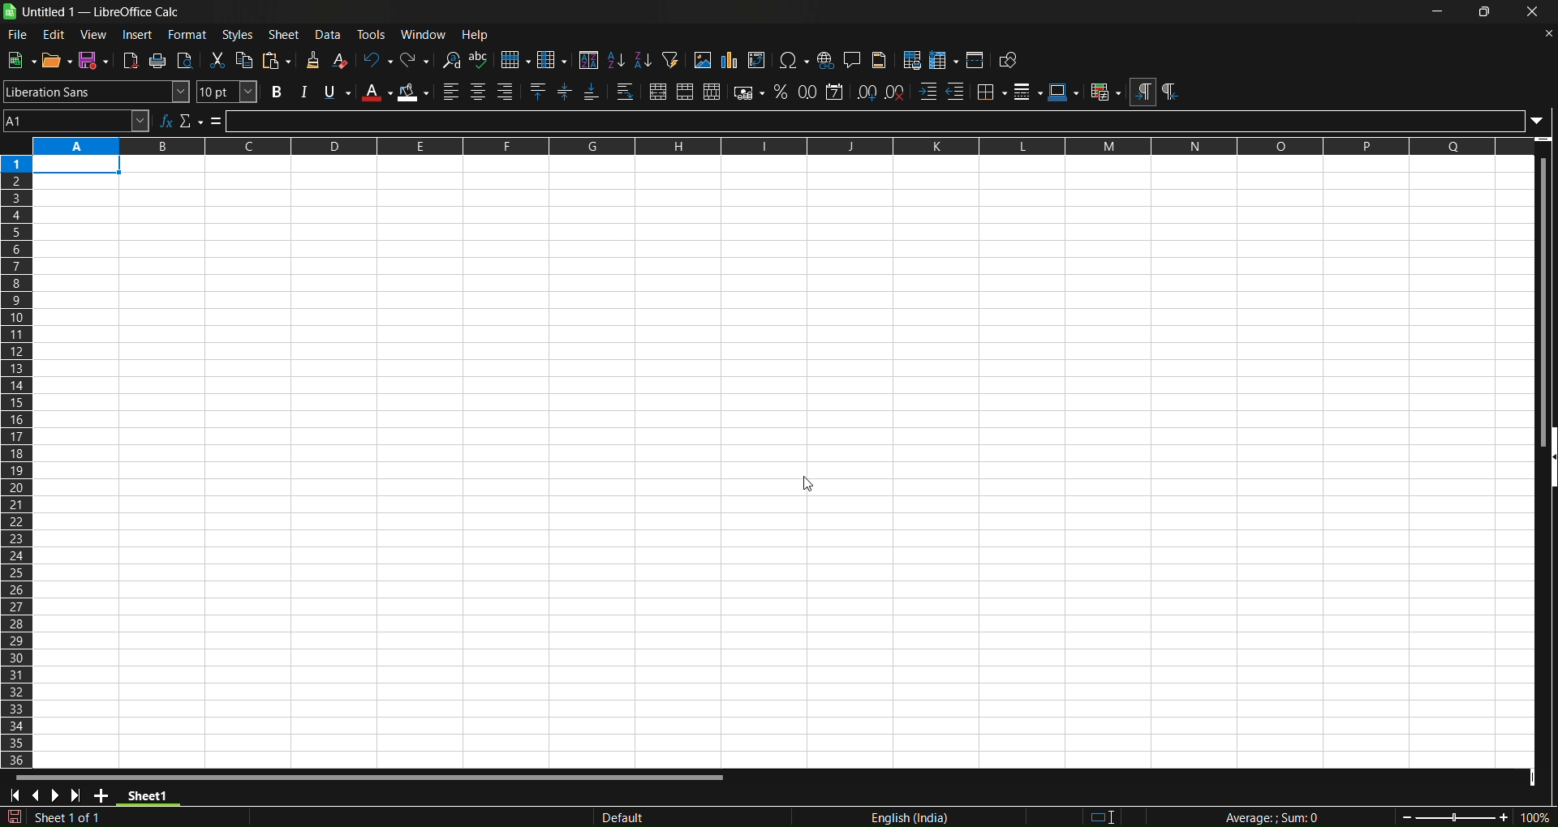 This screenshot has height=827, width=1558. I want to click on horizontal scroll bar, so click(371, 775).